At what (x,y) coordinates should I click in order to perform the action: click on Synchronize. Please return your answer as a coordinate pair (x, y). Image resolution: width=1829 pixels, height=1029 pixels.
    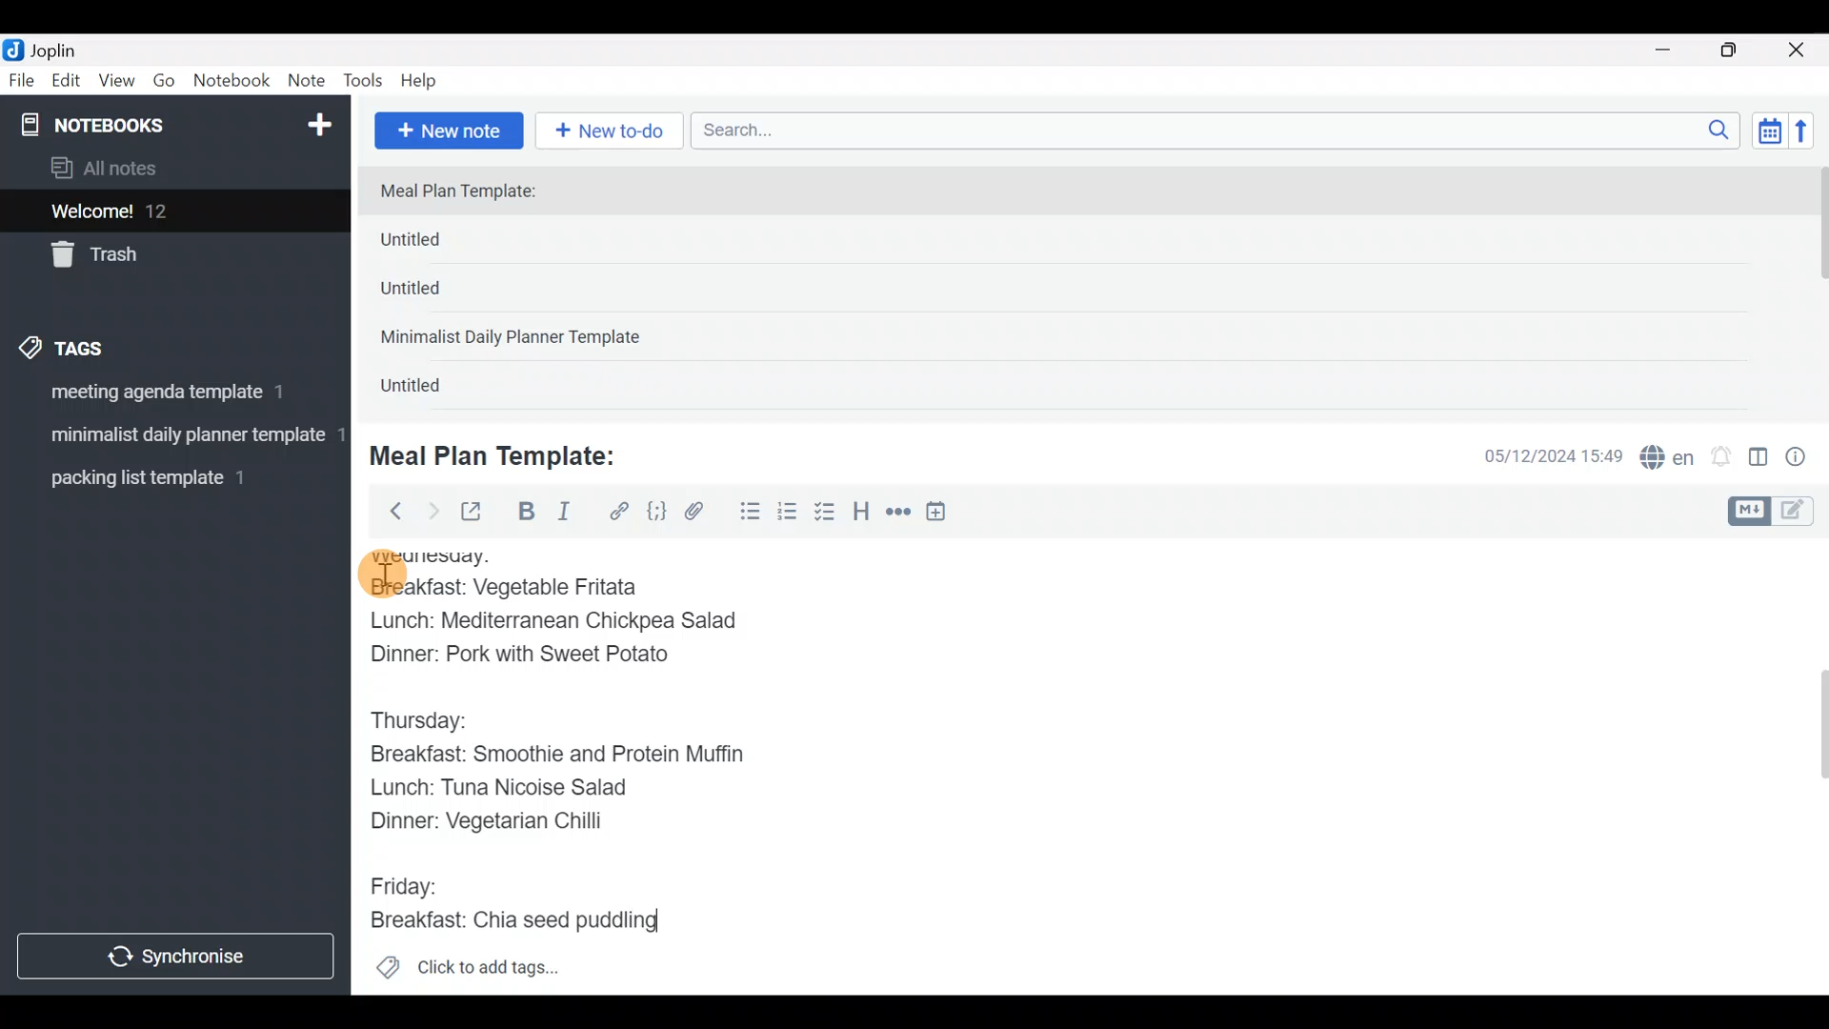
    Looking at the image, I should click on (178, 956).